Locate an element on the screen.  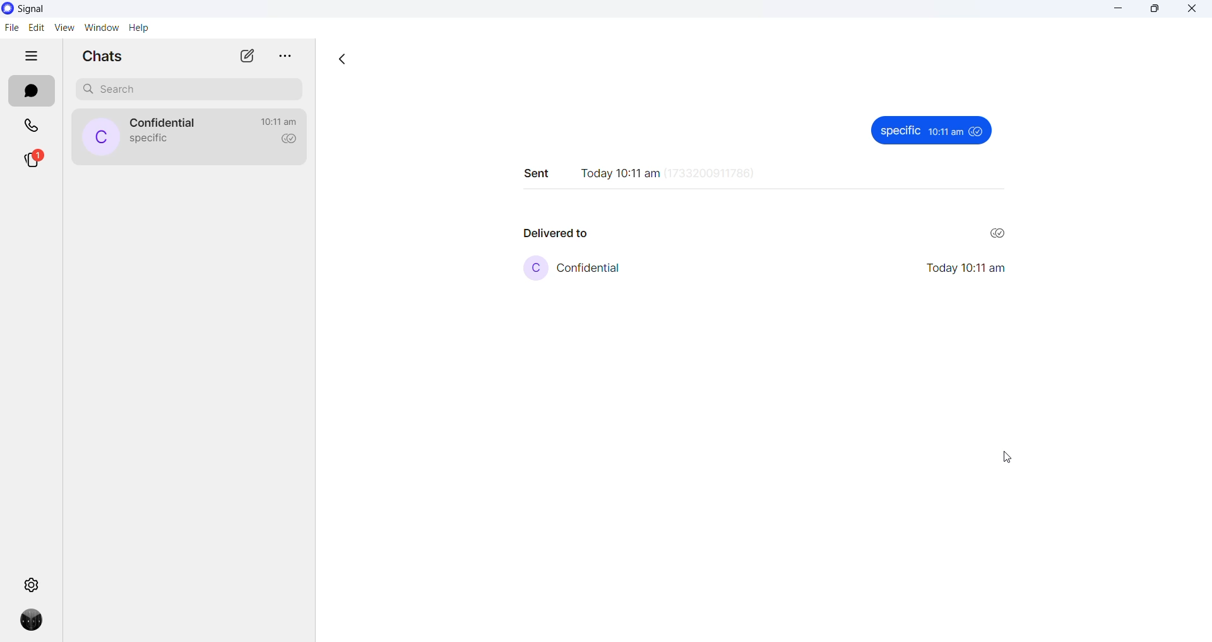
view is located at coordinates (65, 28).